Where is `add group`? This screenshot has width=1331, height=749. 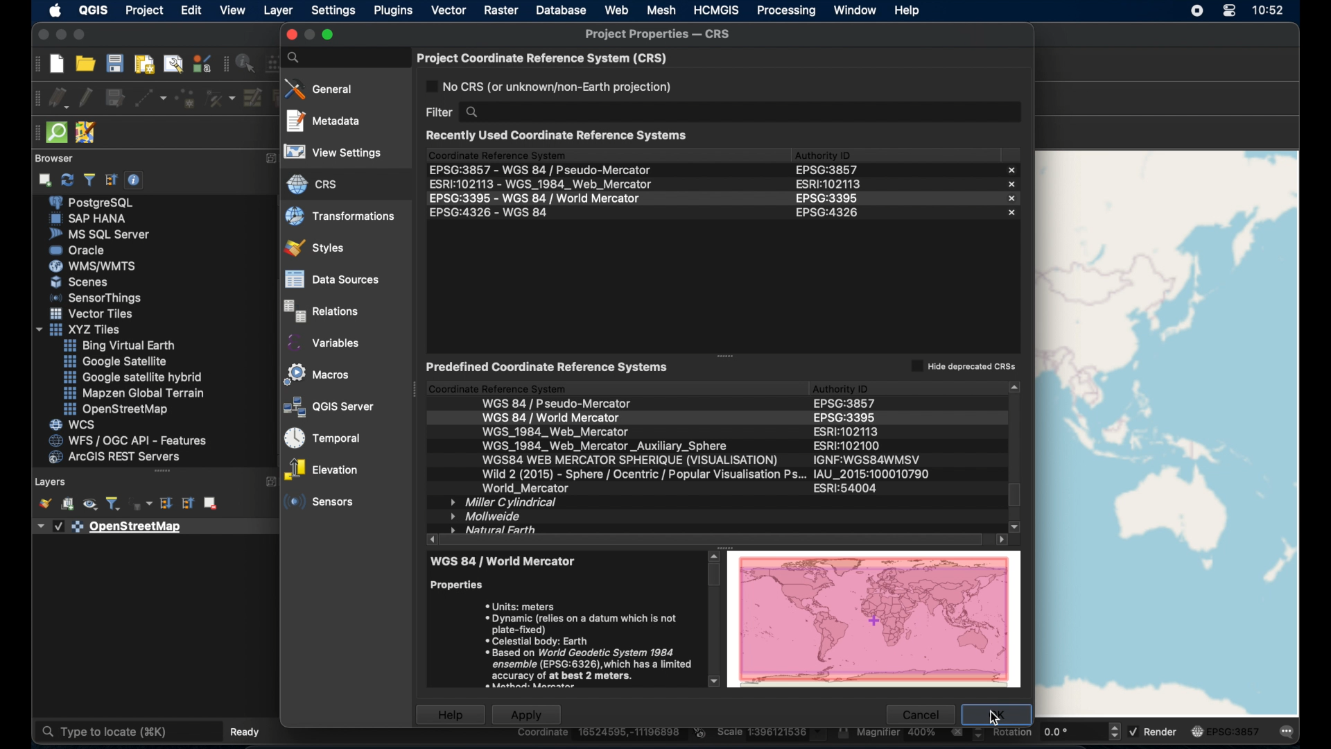
add group is located at coordinates (68, 503).